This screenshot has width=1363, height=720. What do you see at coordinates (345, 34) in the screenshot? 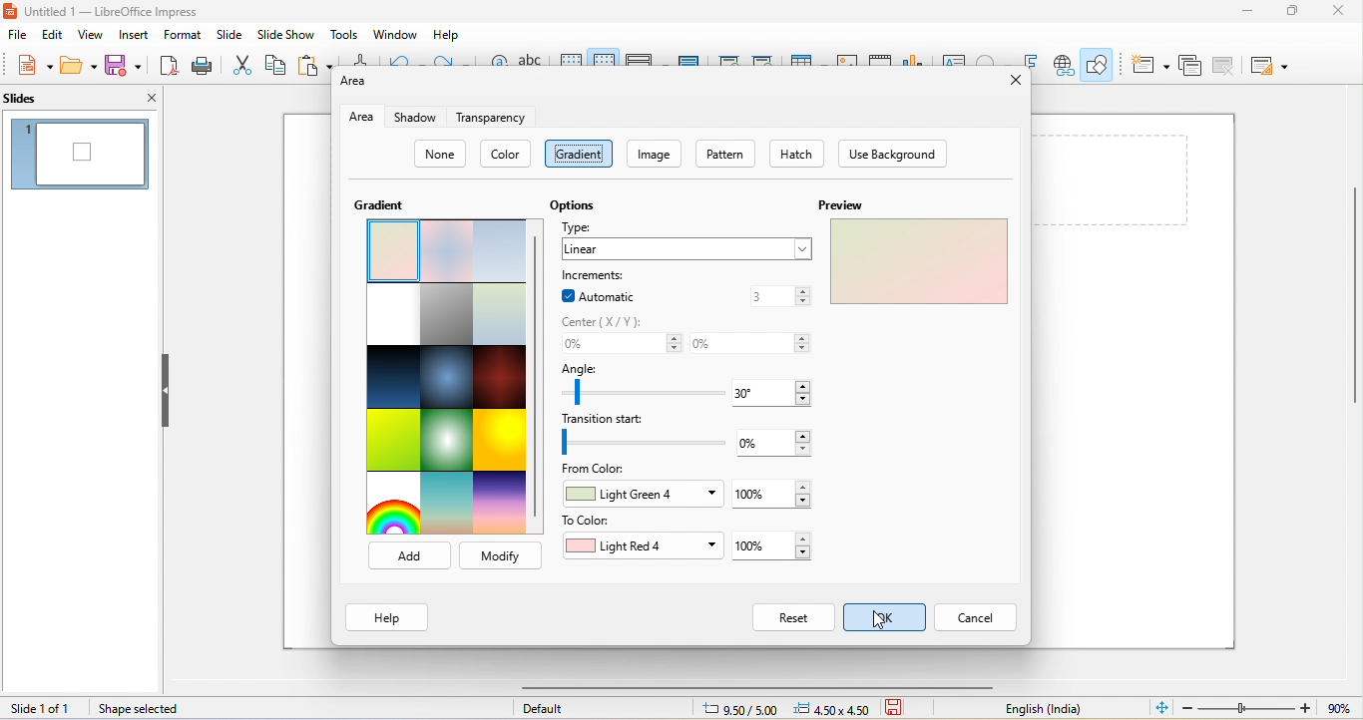
I see `tools` at bounding box center [345, 34].